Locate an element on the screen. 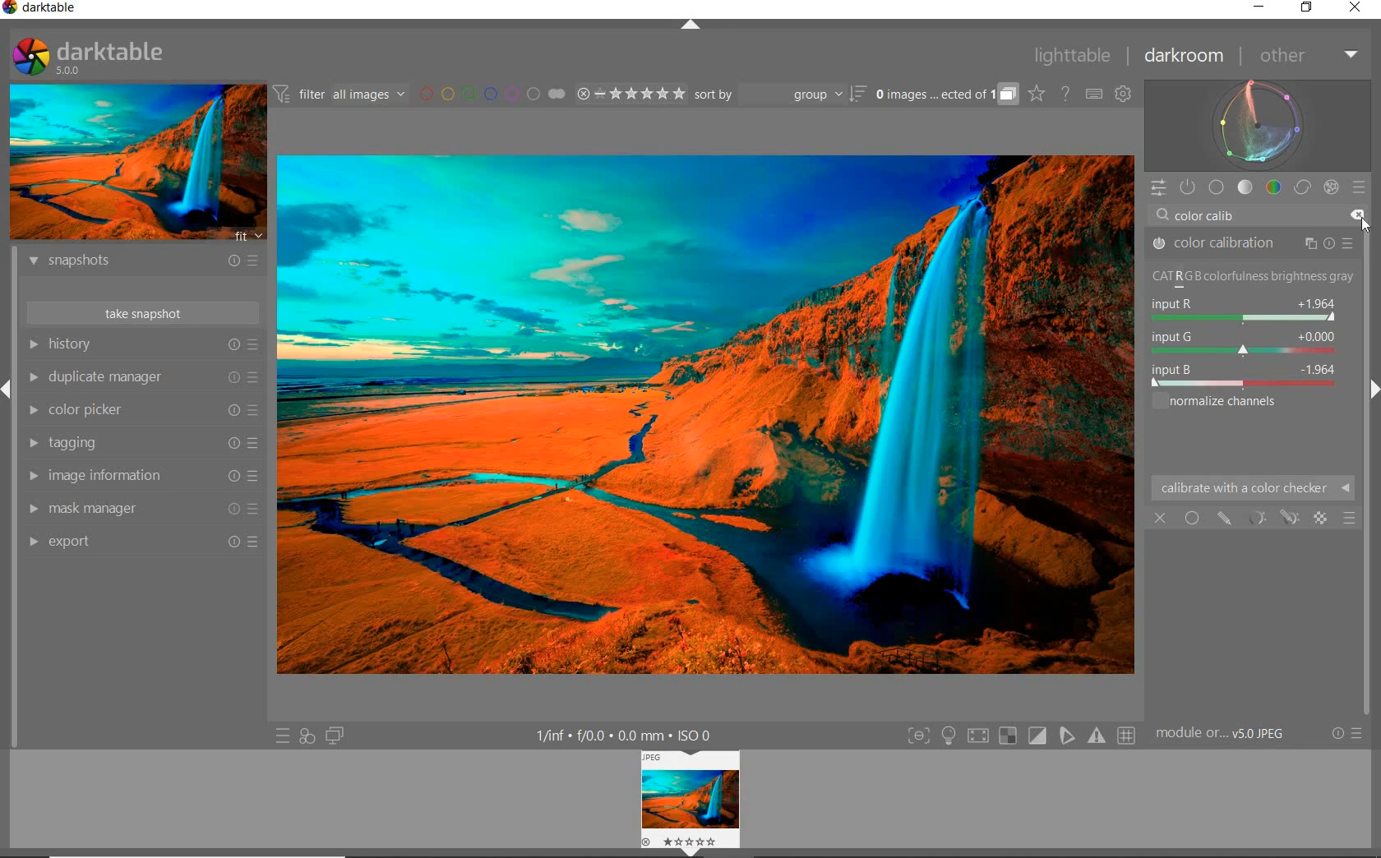 The width and height of the screenshot is (1381, 858). waveform is located at coordinates (1259, 125).